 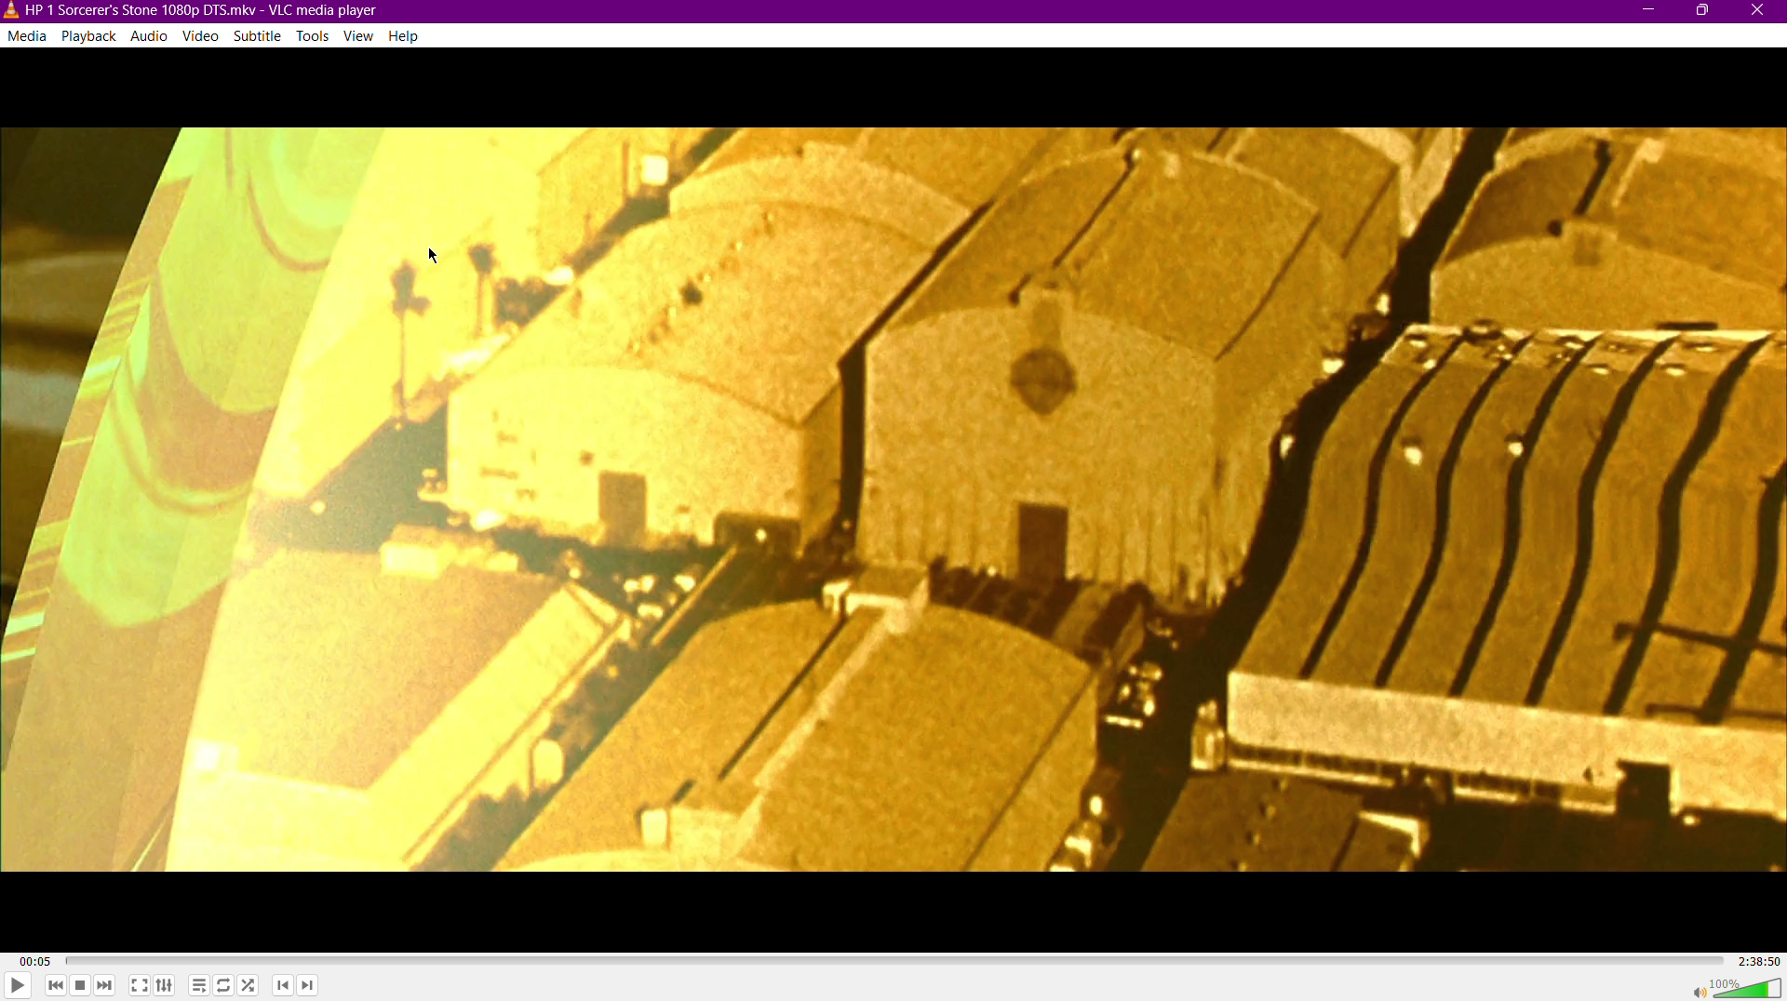 What do you see at coordinates (896, 959) in the screenshot?
I see `Timeline` at bounding box center [896, 959].